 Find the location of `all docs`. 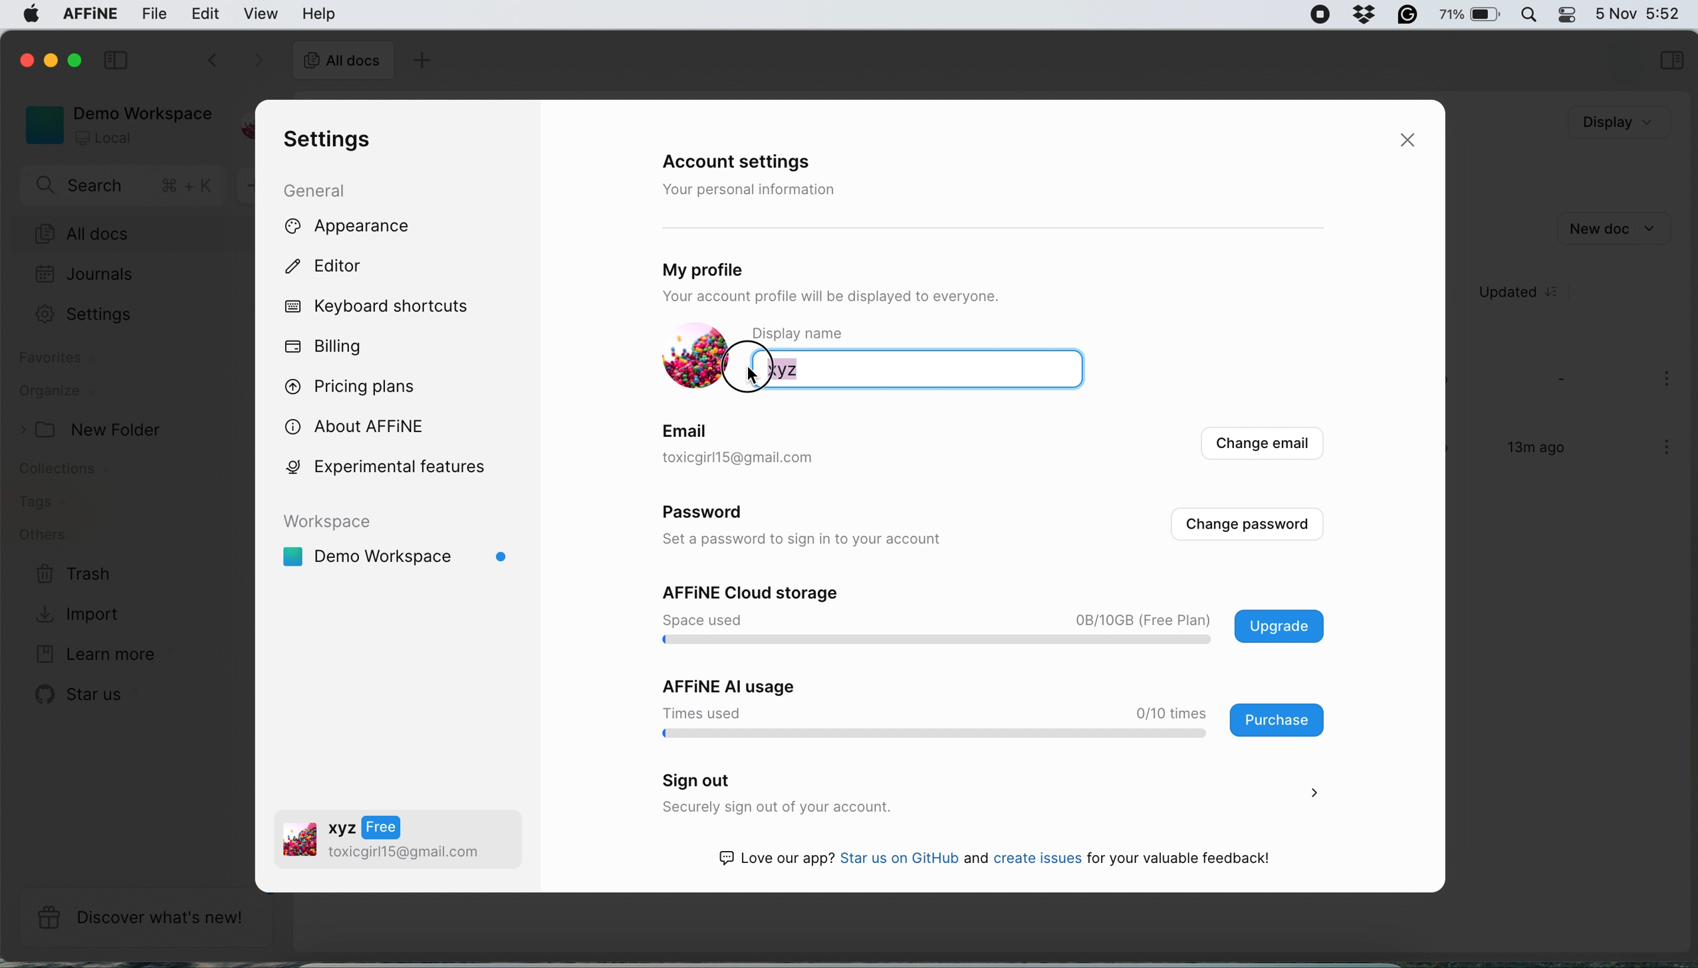

all docs is located at coordinates (342, 62).